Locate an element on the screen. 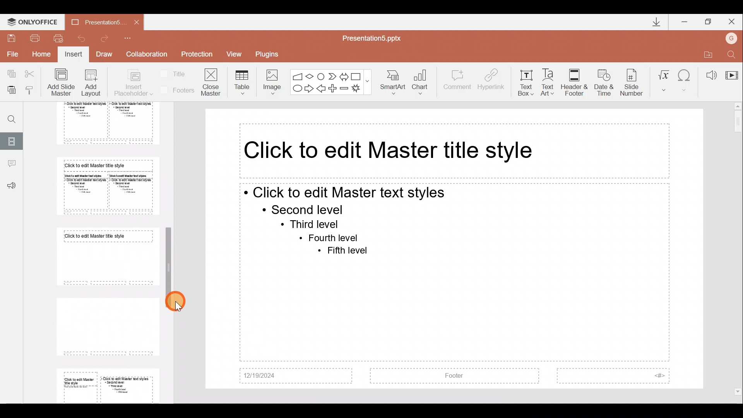 The width and height of the screenshot is (743, 418). Undo is located at coordinates (81, 38).